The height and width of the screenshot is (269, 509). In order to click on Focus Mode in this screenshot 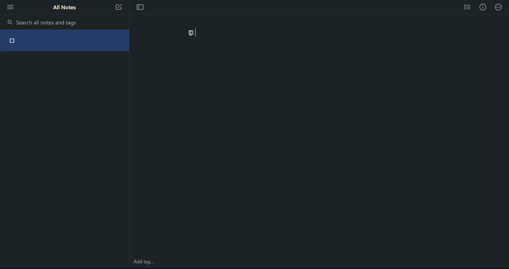, I will do `click(141, 7)`.